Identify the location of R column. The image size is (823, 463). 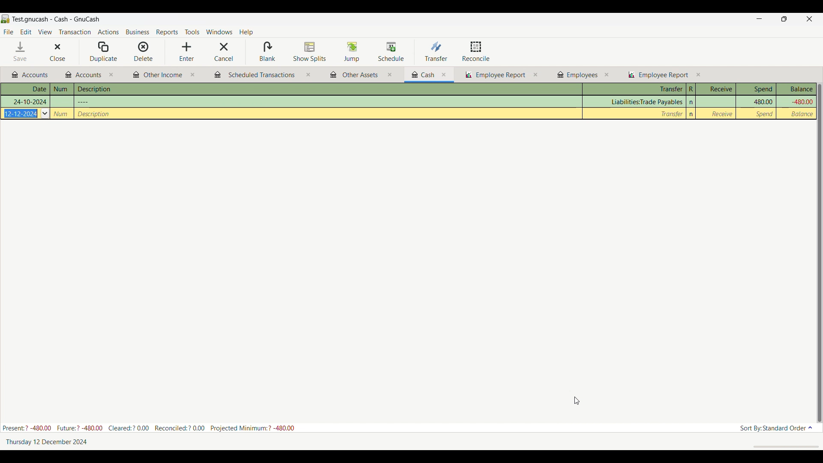
(691, 89).